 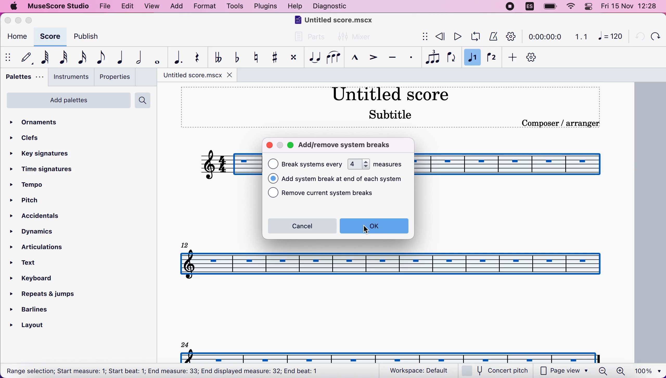 I want to click on slur, so click(x=334, y=57).